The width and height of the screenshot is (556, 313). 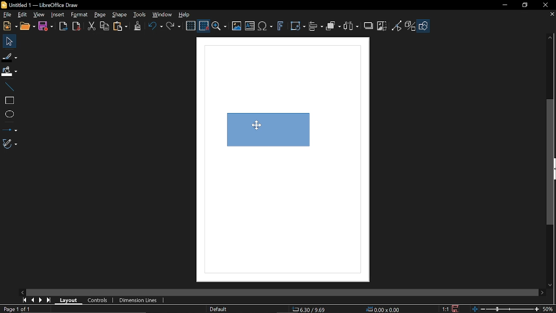 What do you see at coordinates (9, 56) in the screenshot?
I see `line color` at bounding box center [9, 56].